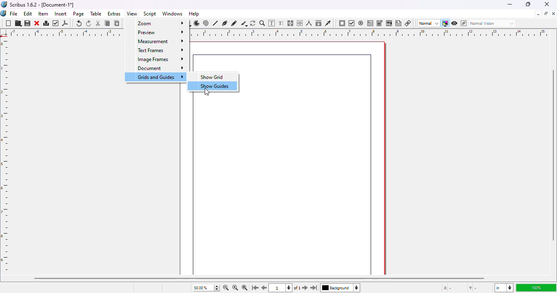  I want to click on paste, so click(117, 23).